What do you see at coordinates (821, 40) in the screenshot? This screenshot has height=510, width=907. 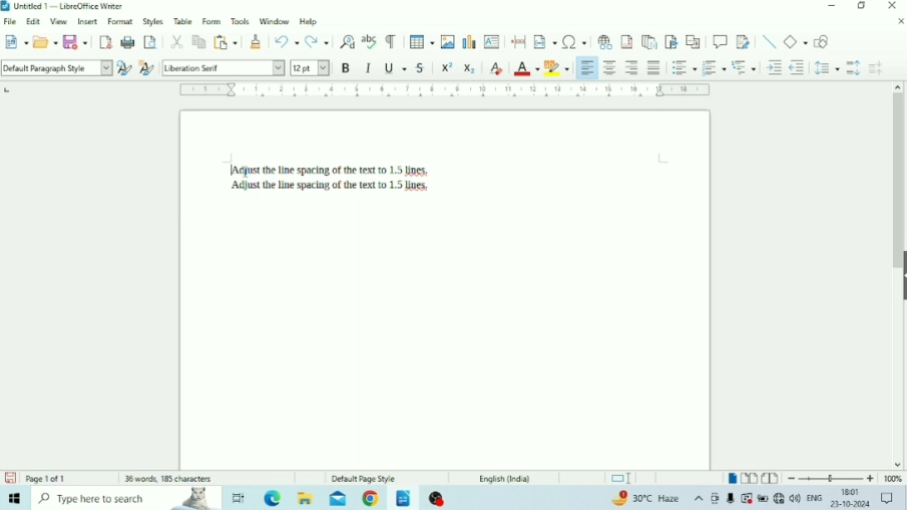 I see `Show Draw Functions` at bounding box center [821, 40].